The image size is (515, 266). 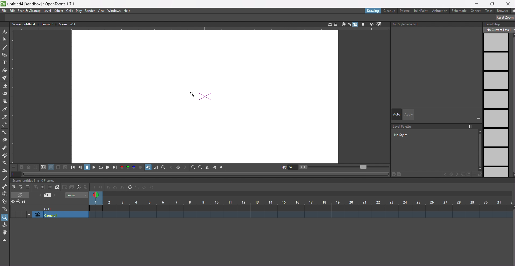 I want to click on play, so click(x=79, y=11).